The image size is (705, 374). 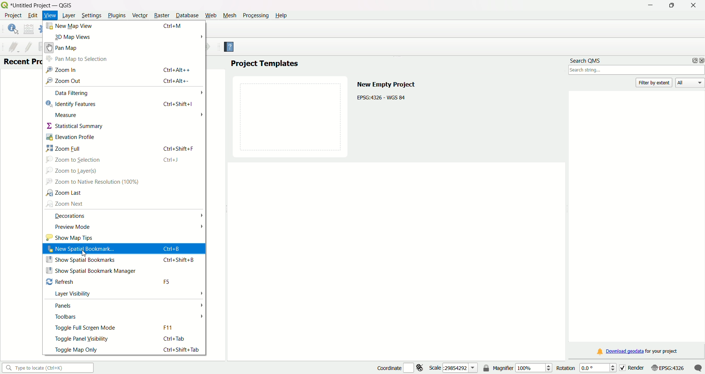 What do you see at coordinates (386, 83) in the screenshot?
I see `New empty project` at bounding box center [386, 83].